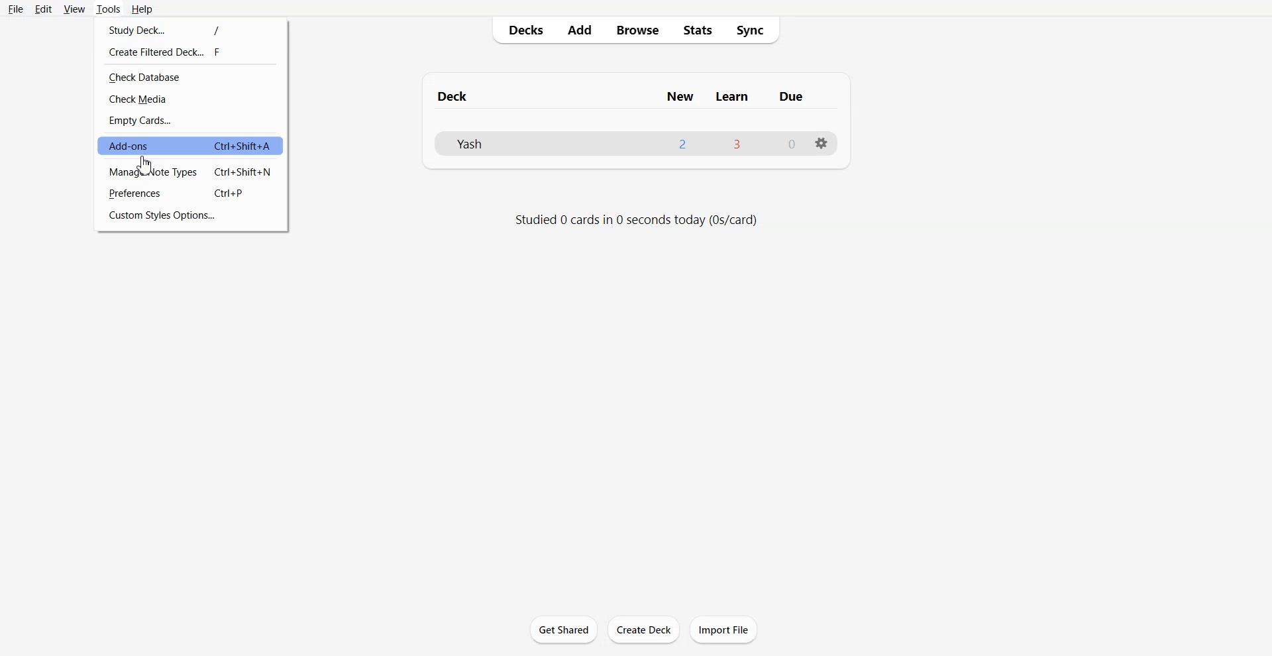 This screenshot has height=656, width=1272. What do you see at coordinates (74, 9) in the screenshot?
I see `View` at bounding box center [74, 9].